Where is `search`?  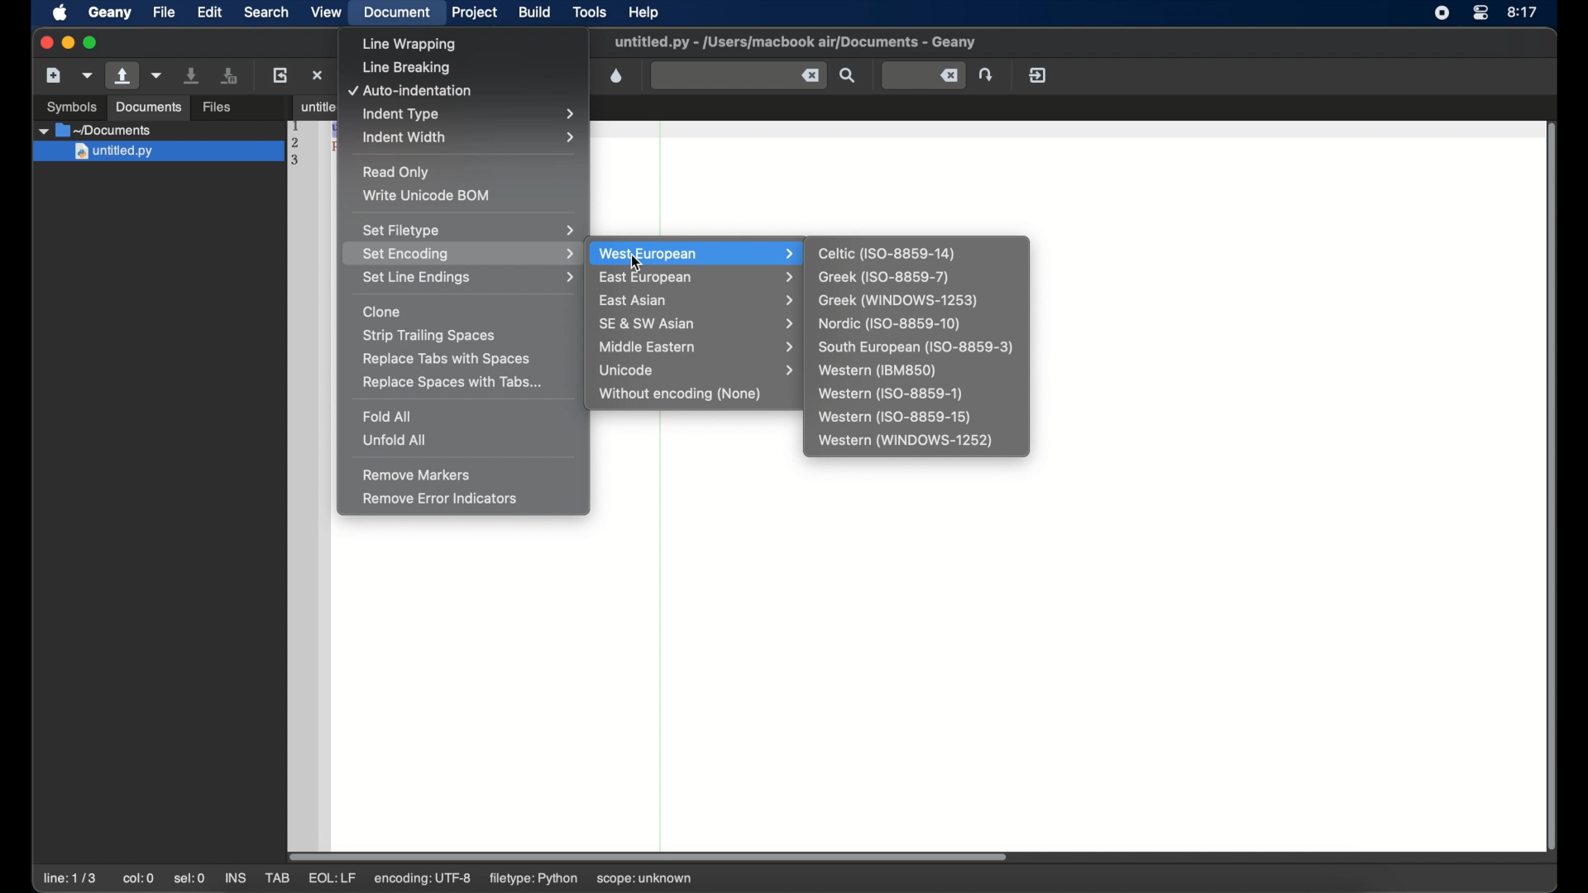
search is located at coordinates (266, 12).